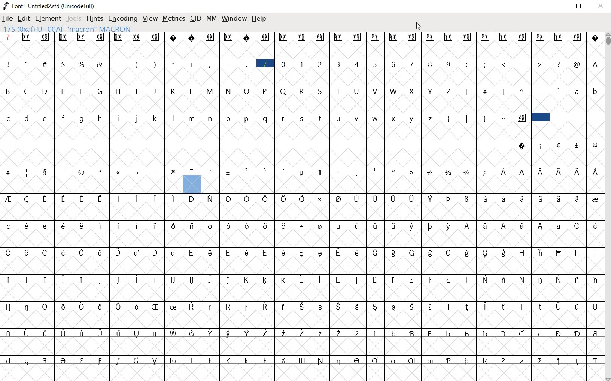  Describe the element at coordinates (375, 225) in the screenshot. I see `Symbol` at that location.